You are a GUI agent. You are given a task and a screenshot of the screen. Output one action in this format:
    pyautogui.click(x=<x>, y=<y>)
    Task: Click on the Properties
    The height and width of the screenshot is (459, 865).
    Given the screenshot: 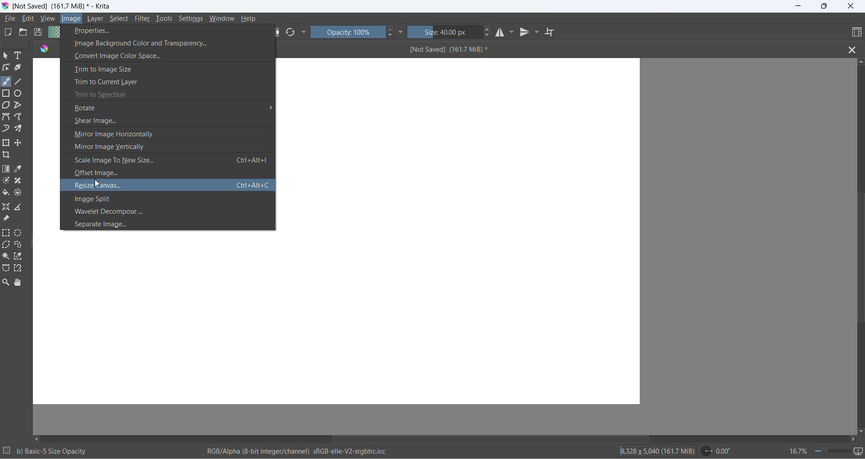 What is the action you would take?
    pyautogui.click(x=127, y=31)
    